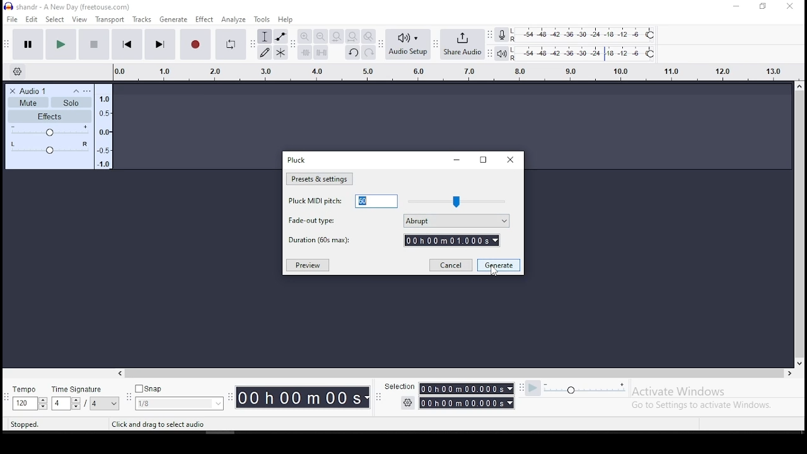  What do you see at coordinates (103, 129) in the screenshot?
I see `timeline` at bounding box center [103, 129].